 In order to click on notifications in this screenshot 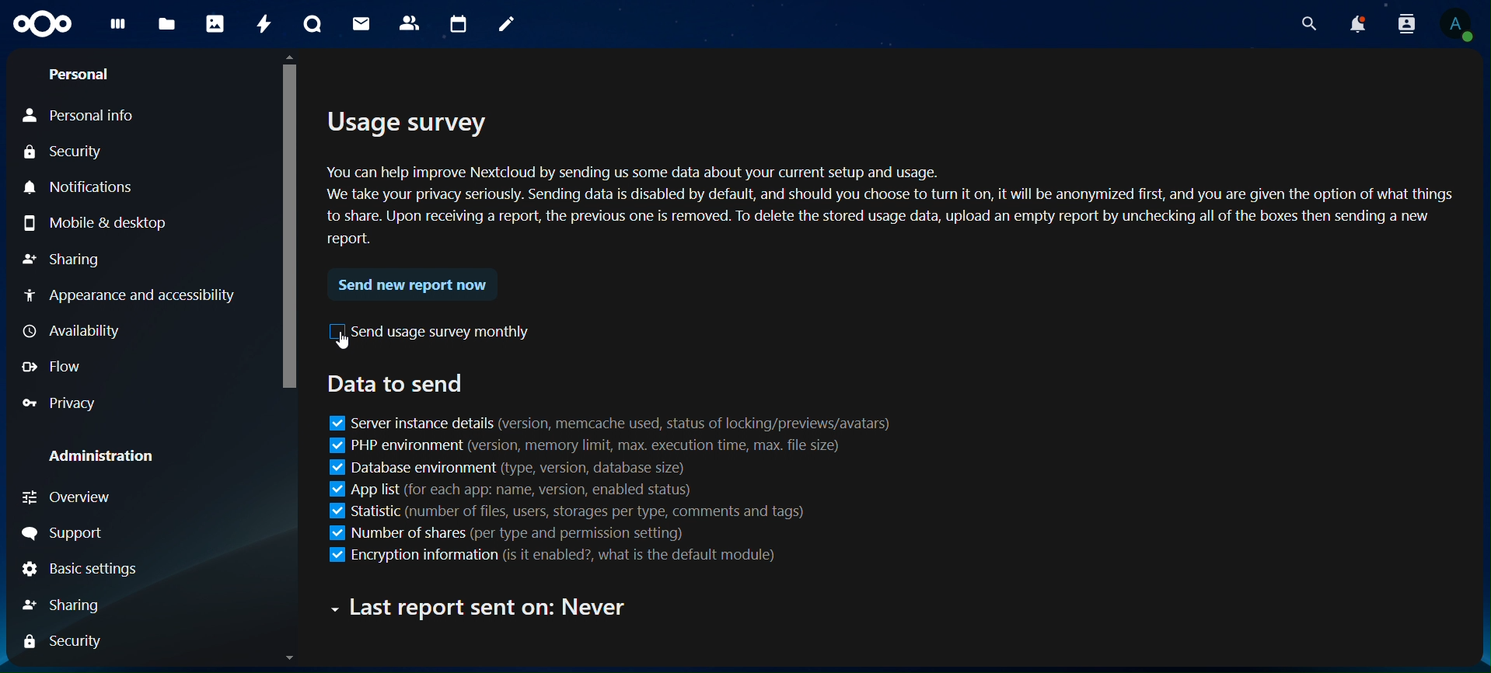, I will do `click(1359, 22)`.